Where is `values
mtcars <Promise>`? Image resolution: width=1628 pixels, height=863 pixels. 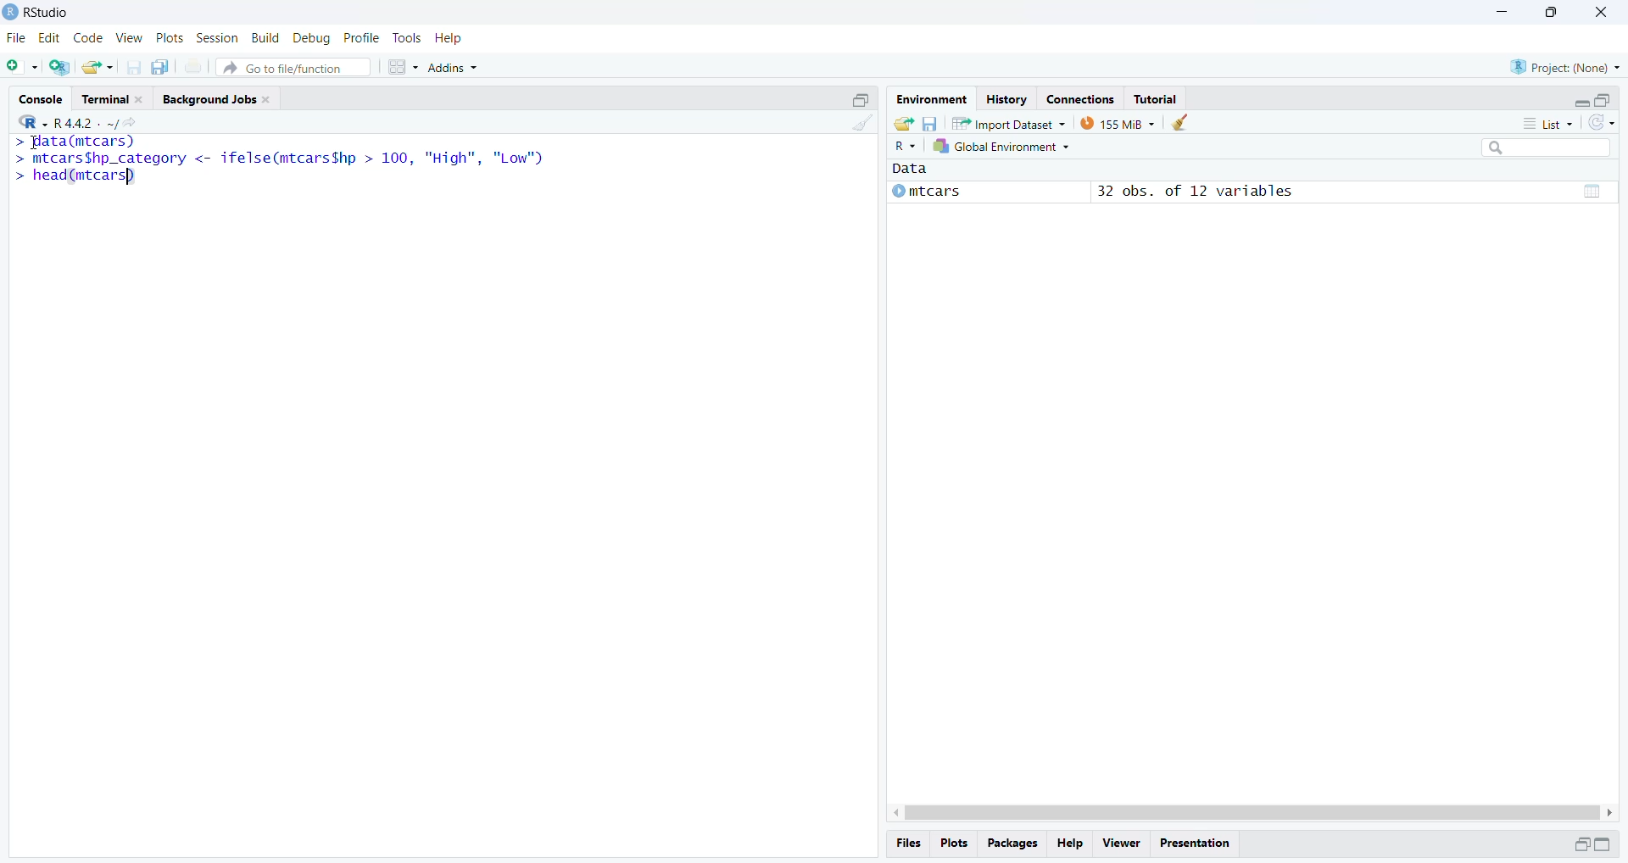 values
mtcars <Promise> is located at coordinates (1252, 187).